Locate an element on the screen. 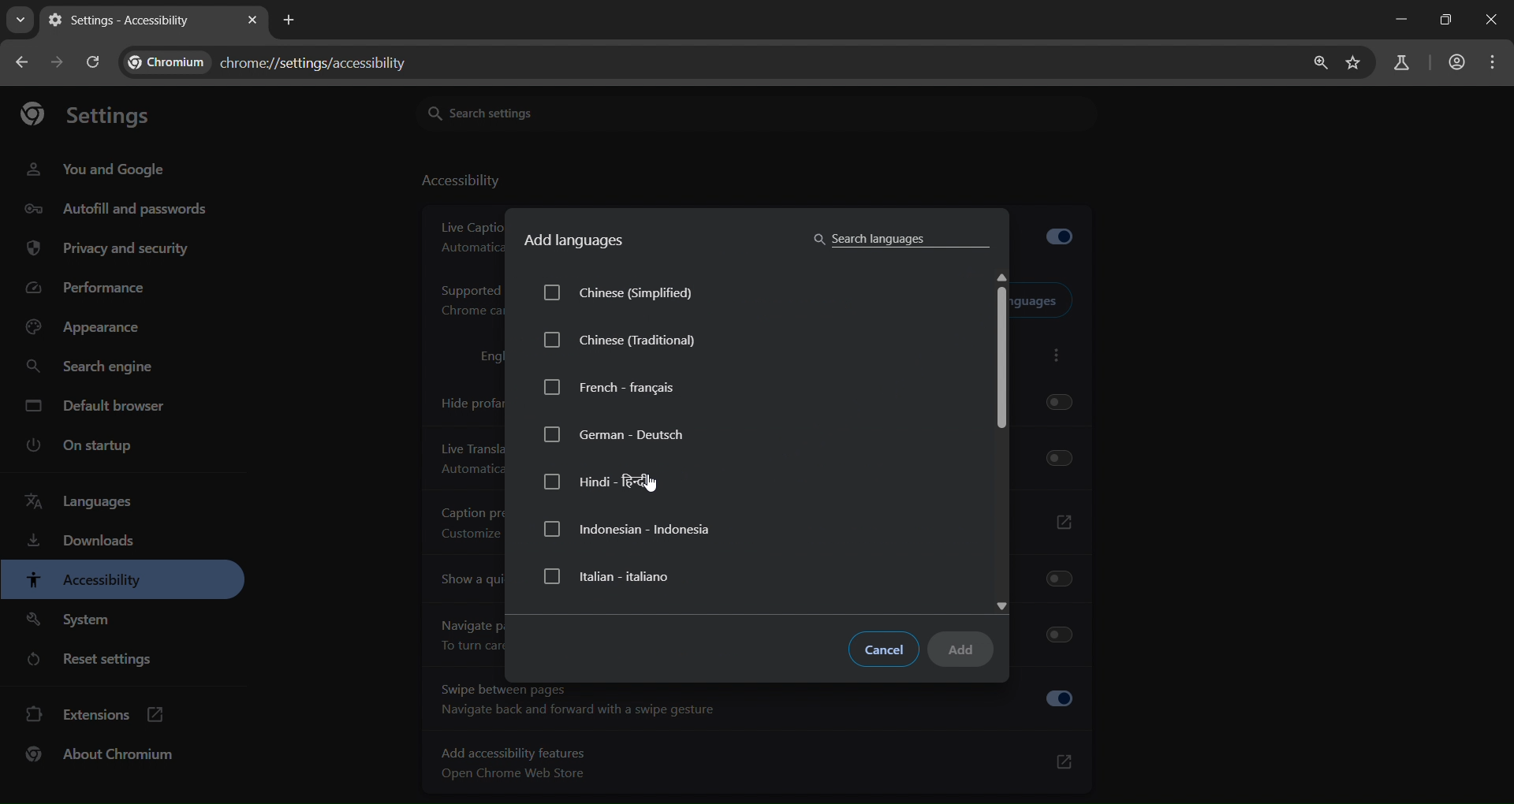  bookmark page is located at coordinates (1357, 62).